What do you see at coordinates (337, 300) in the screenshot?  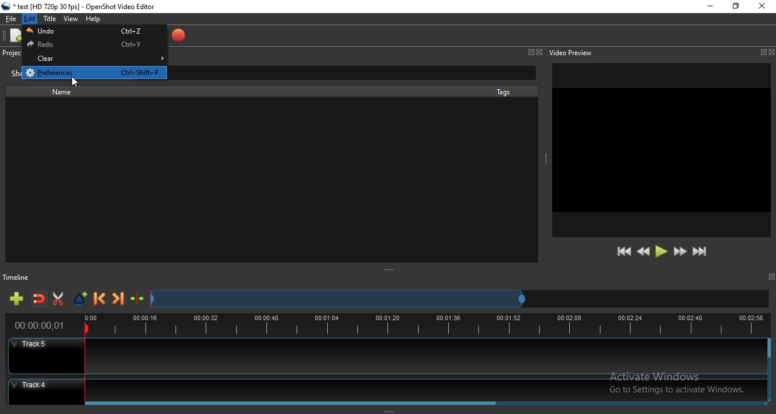 I see `Timeline scrub` at bounding box center [337, 300].